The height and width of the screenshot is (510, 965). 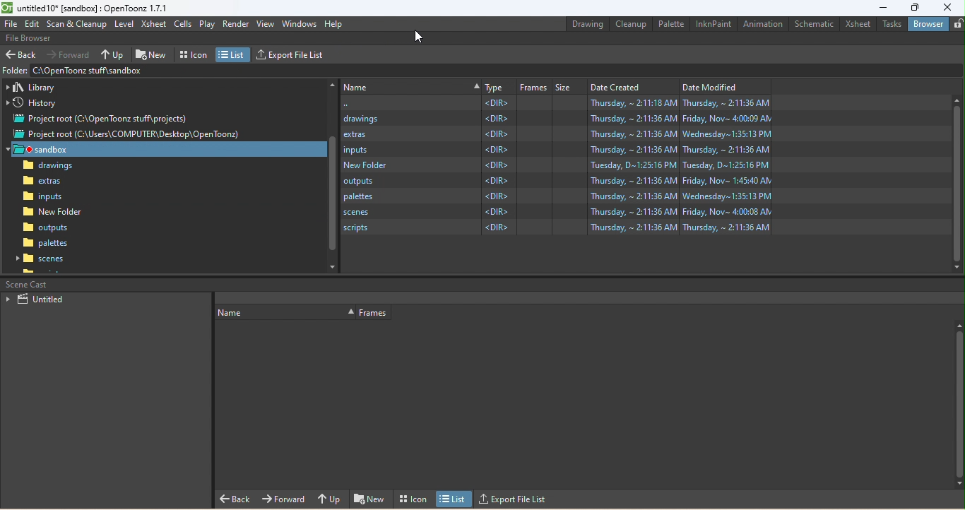 I want to click on drawings, so click(x=48, y=166).